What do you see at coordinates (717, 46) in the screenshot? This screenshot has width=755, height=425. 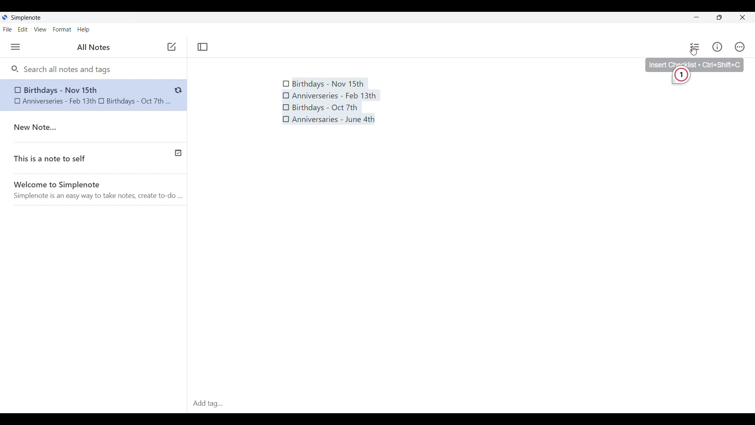 I see `Info` at bounding box center [717, 46].